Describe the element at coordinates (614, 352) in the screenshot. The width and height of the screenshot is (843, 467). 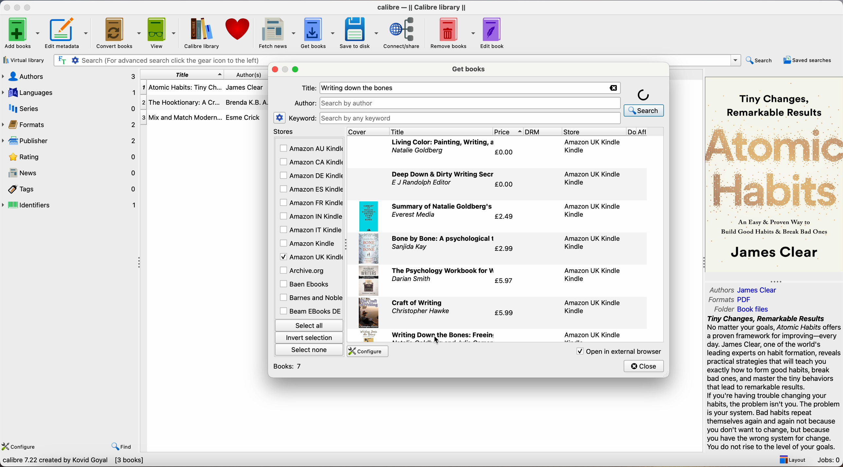
I see `open in external browser` at that location.